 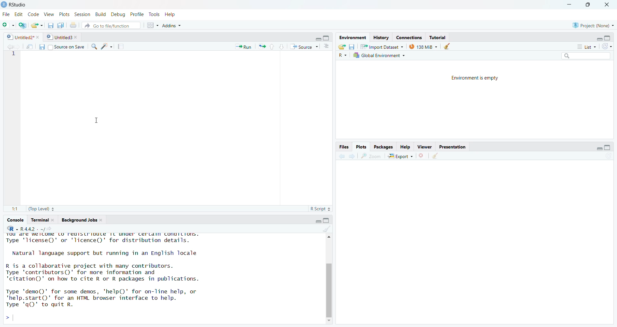 I want to click on Help, so click(x=171, y=13).